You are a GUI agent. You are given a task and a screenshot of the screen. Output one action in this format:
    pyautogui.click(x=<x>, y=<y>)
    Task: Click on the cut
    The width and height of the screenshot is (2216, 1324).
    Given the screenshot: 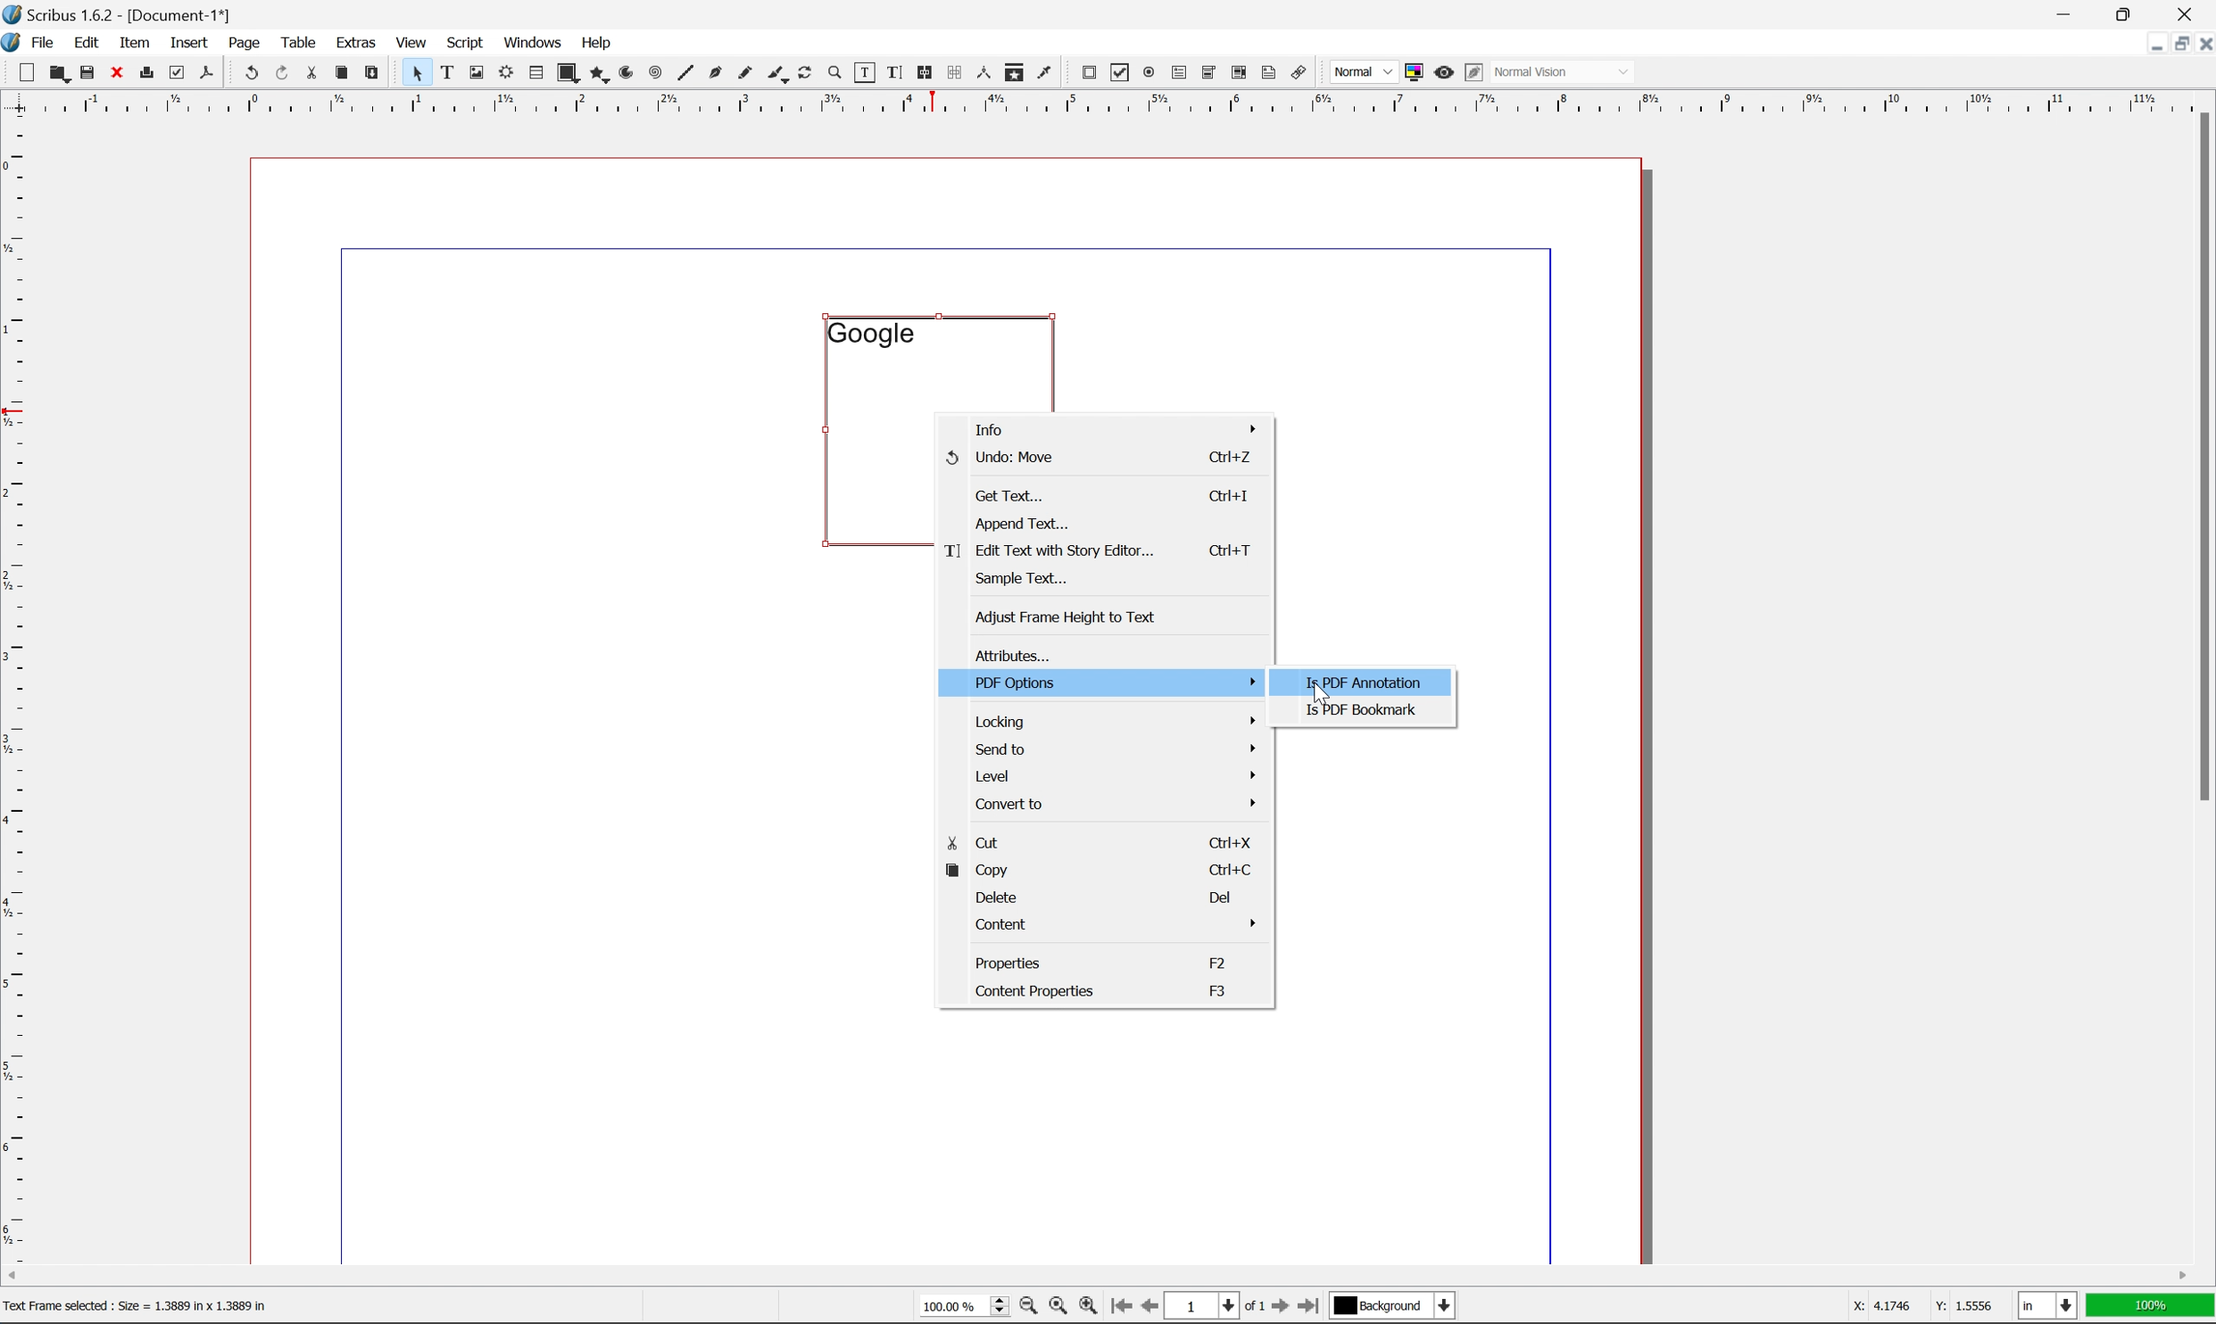 What is the action you would take?
    pyautogui.click(x=311, y=72)
    